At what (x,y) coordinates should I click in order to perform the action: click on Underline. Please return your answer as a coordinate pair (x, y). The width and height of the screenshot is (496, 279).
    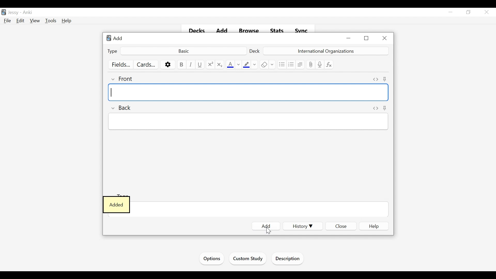
    Looking at the image, I should click on (200, 65).